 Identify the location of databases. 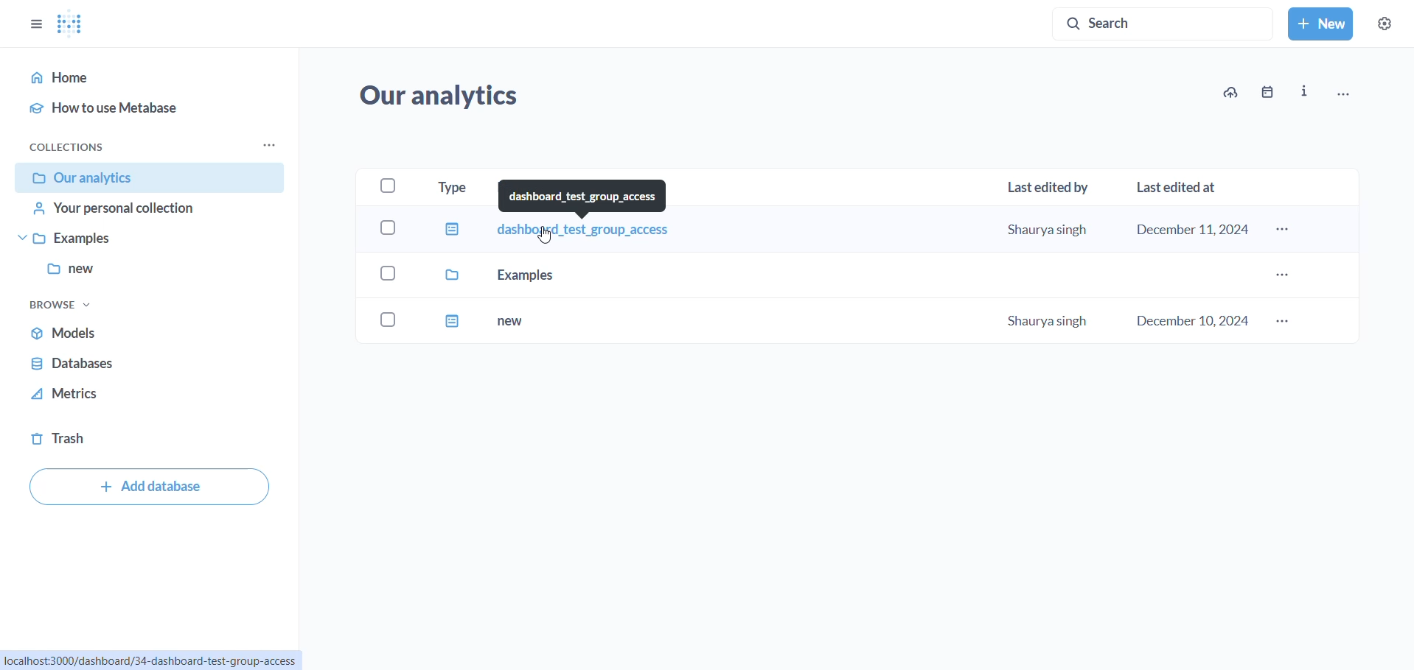
(151, 367).